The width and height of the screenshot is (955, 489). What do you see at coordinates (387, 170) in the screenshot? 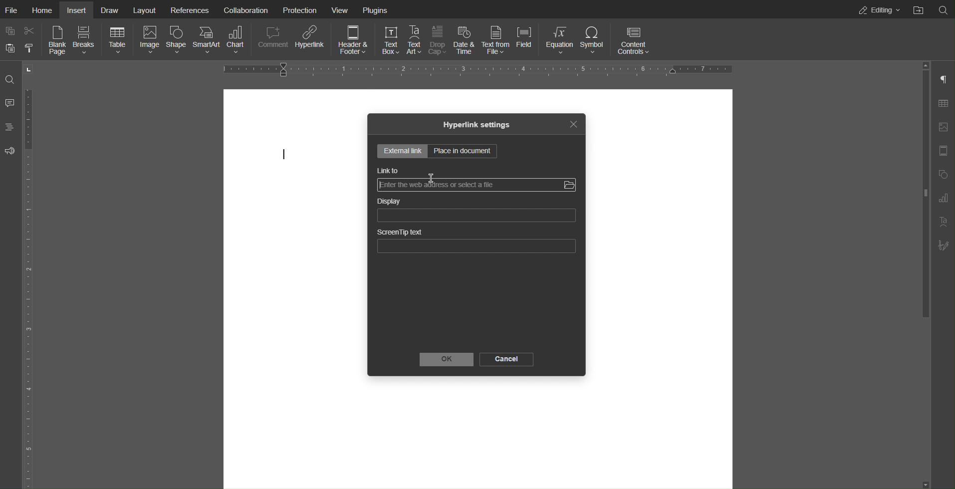
I see `Link to` at bounding box center [387, 170].